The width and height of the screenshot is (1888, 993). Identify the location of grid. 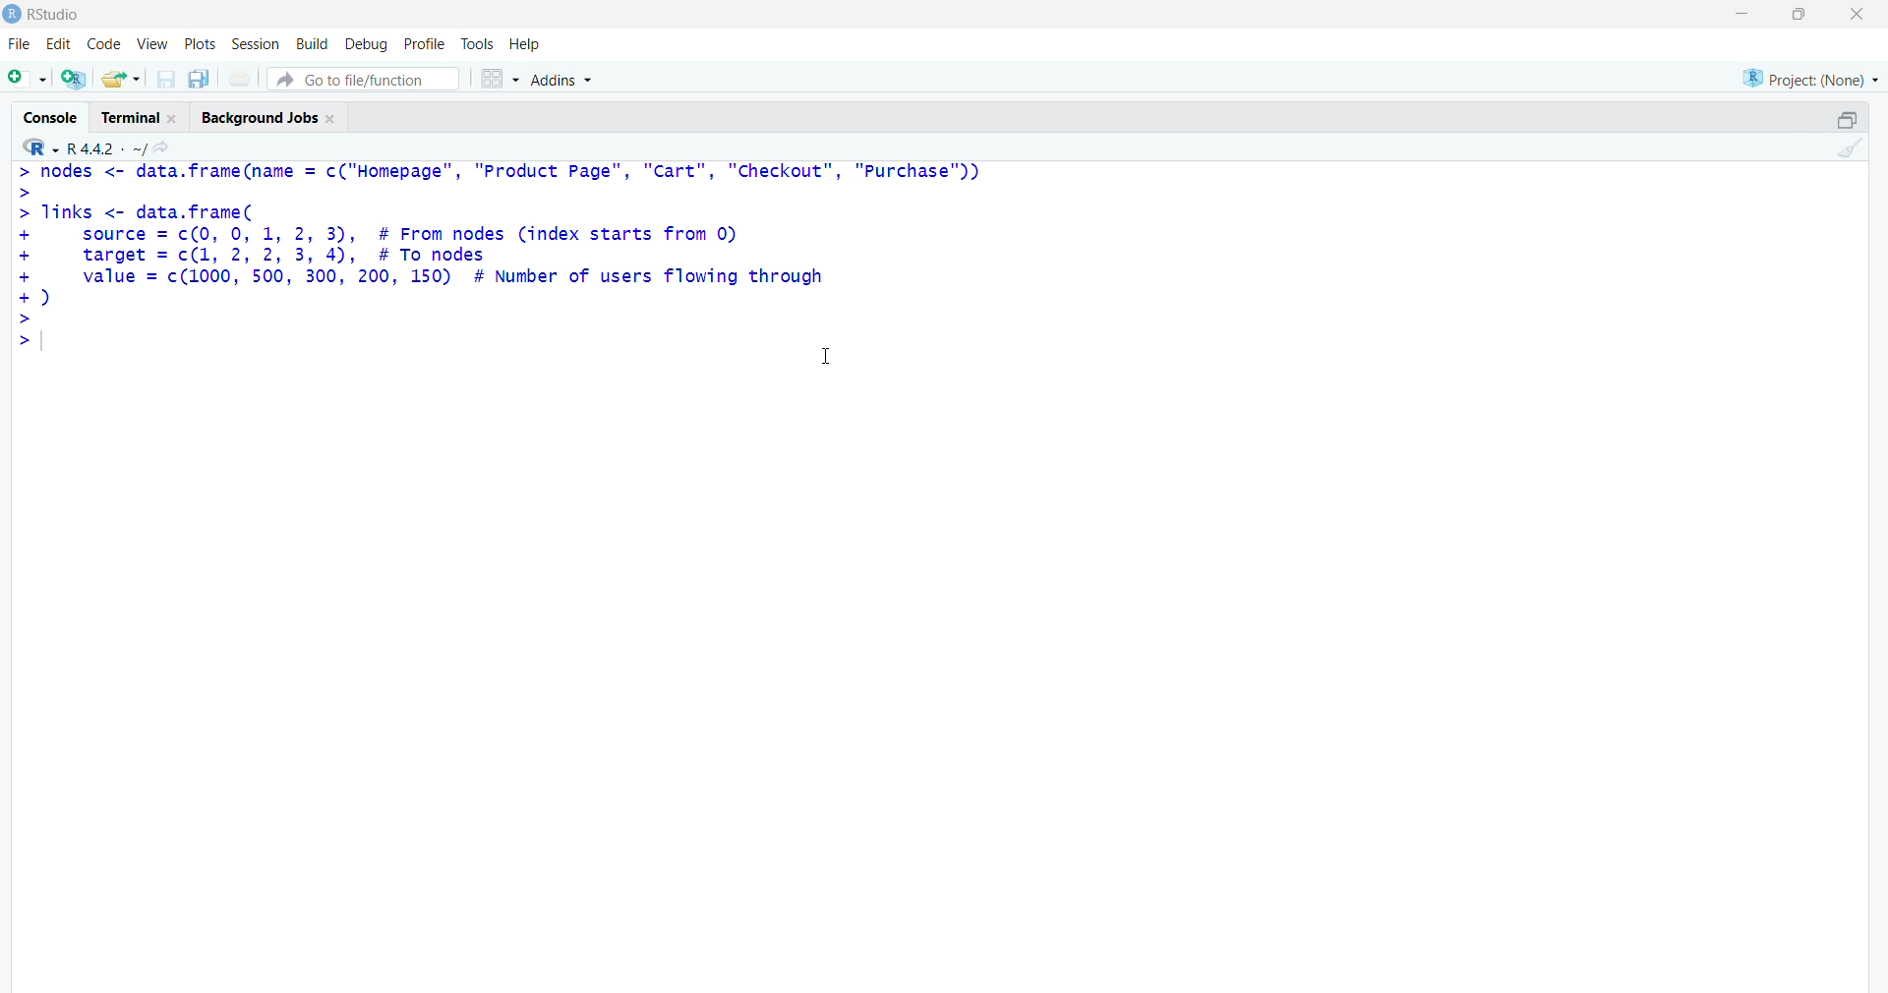
(495, 80).